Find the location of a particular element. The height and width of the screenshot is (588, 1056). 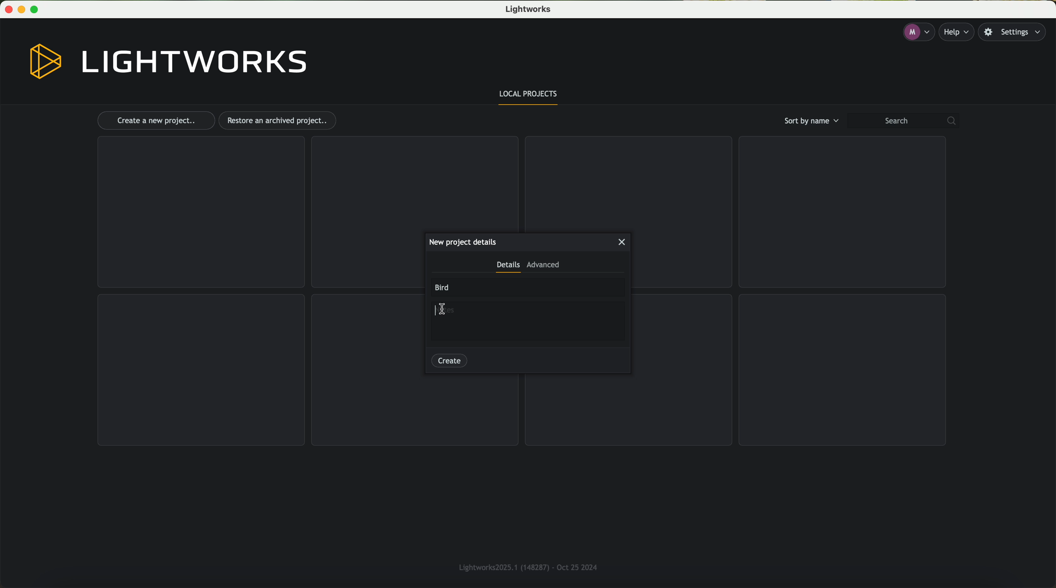

grid is located at coordinates (843, 369).